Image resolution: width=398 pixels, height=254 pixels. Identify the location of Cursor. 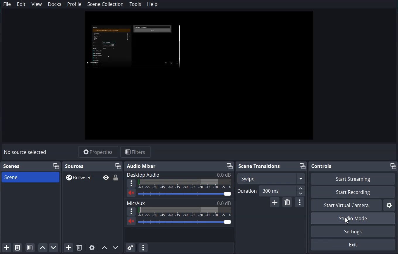
(347, 220).